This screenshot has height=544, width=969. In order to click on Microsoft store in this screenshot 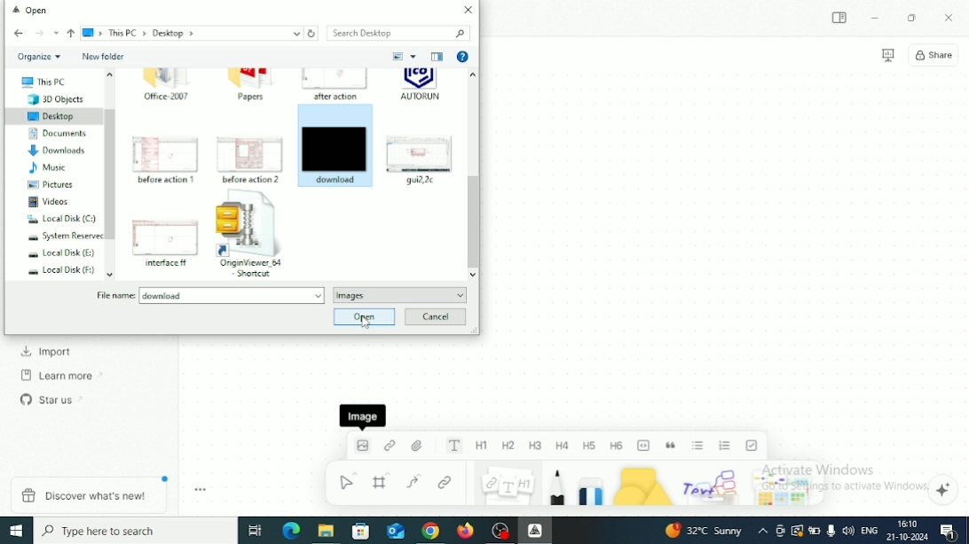, I will do `click(361, 531)`.